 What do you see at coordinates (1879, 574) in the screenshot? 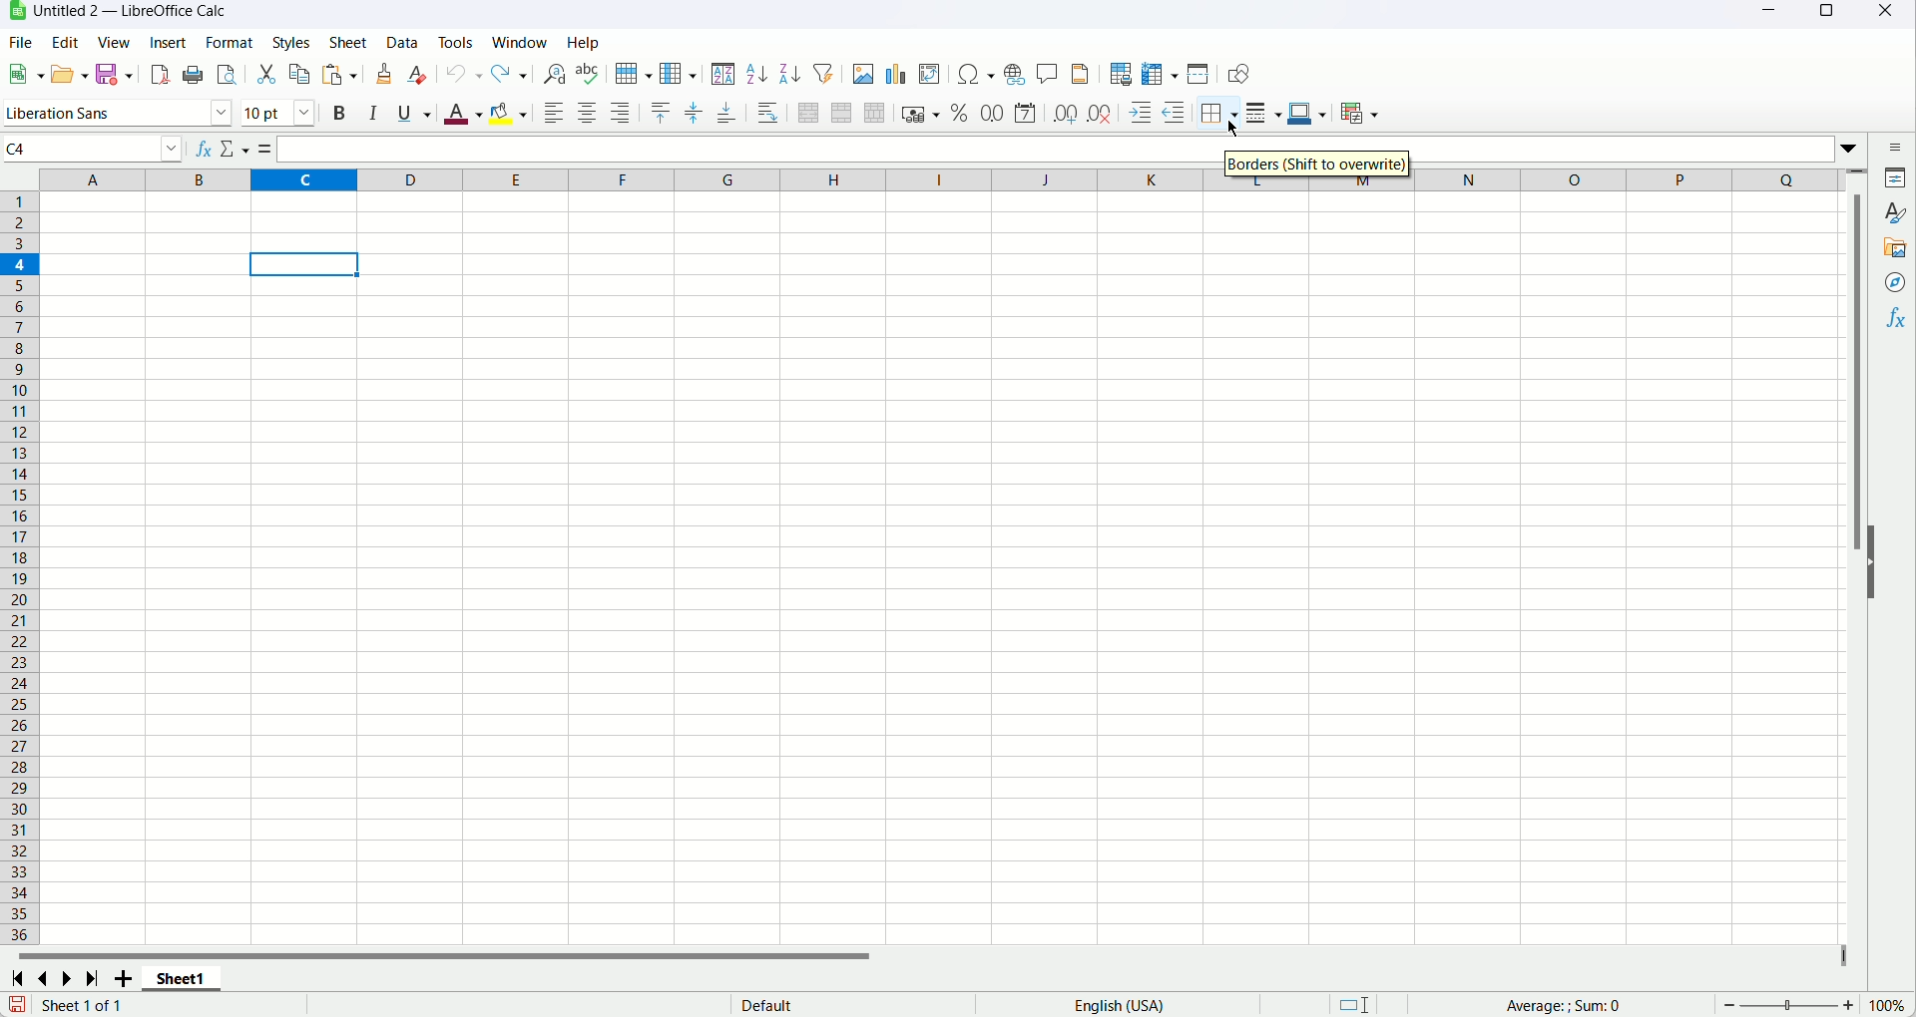
I see `Hide` at bounding box center [1879, 574].